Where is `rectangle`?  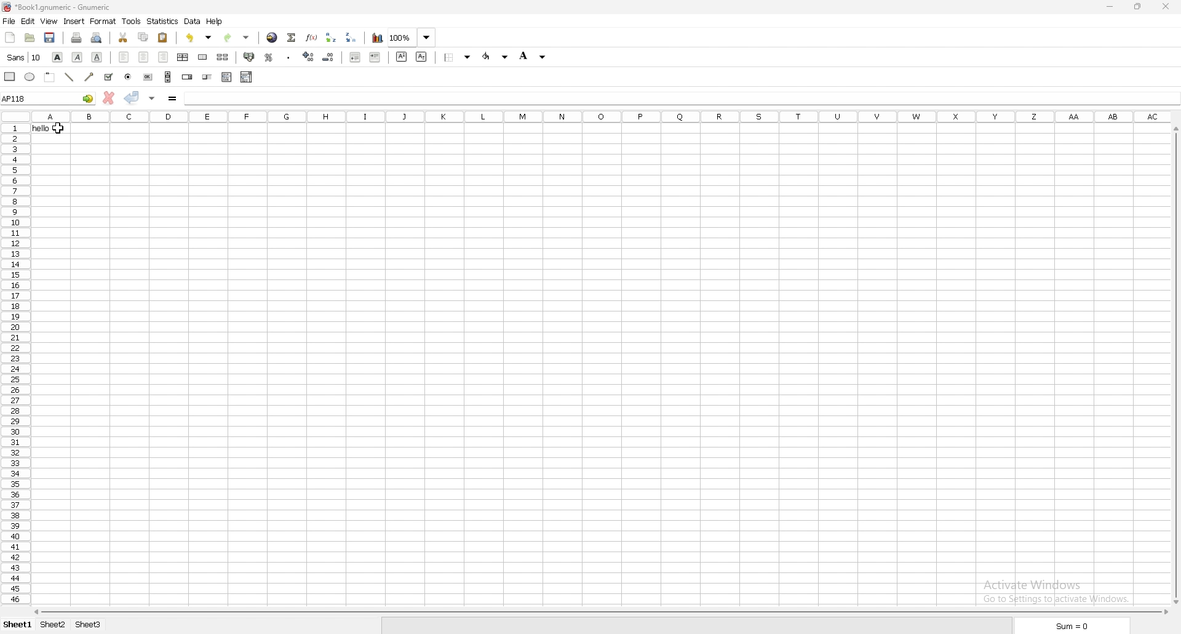
rectangle is located at coordinates (11, 76).